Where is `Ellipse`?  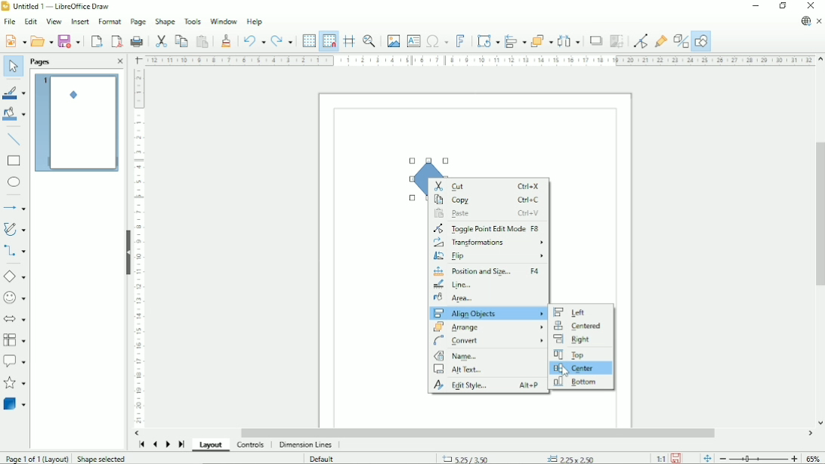
Ellipse is located at coordinates (14, 182).